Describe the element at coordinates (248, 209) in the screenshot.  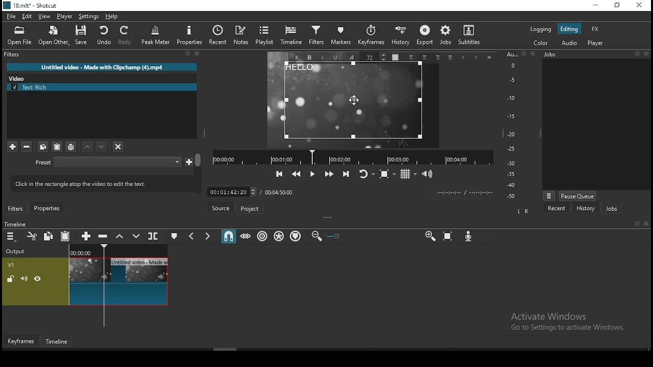
I see `project` at that location.